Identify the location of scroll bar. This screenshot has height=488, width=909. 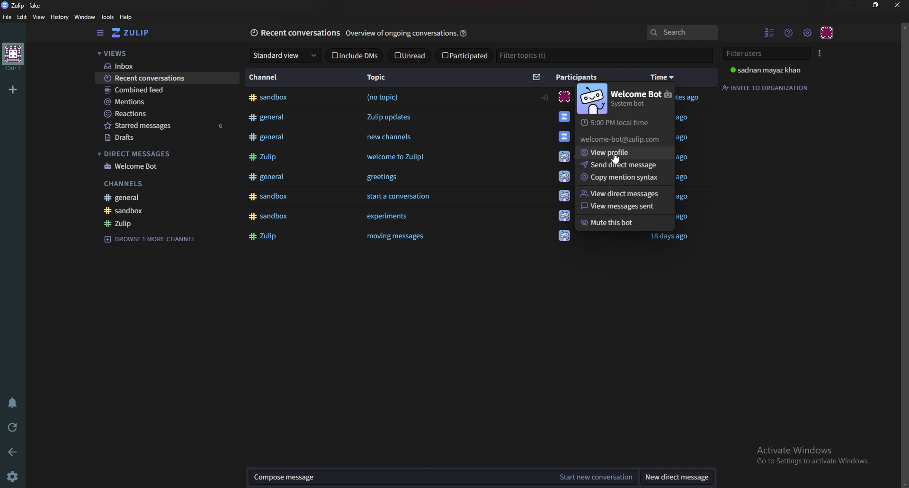
(904, 254).